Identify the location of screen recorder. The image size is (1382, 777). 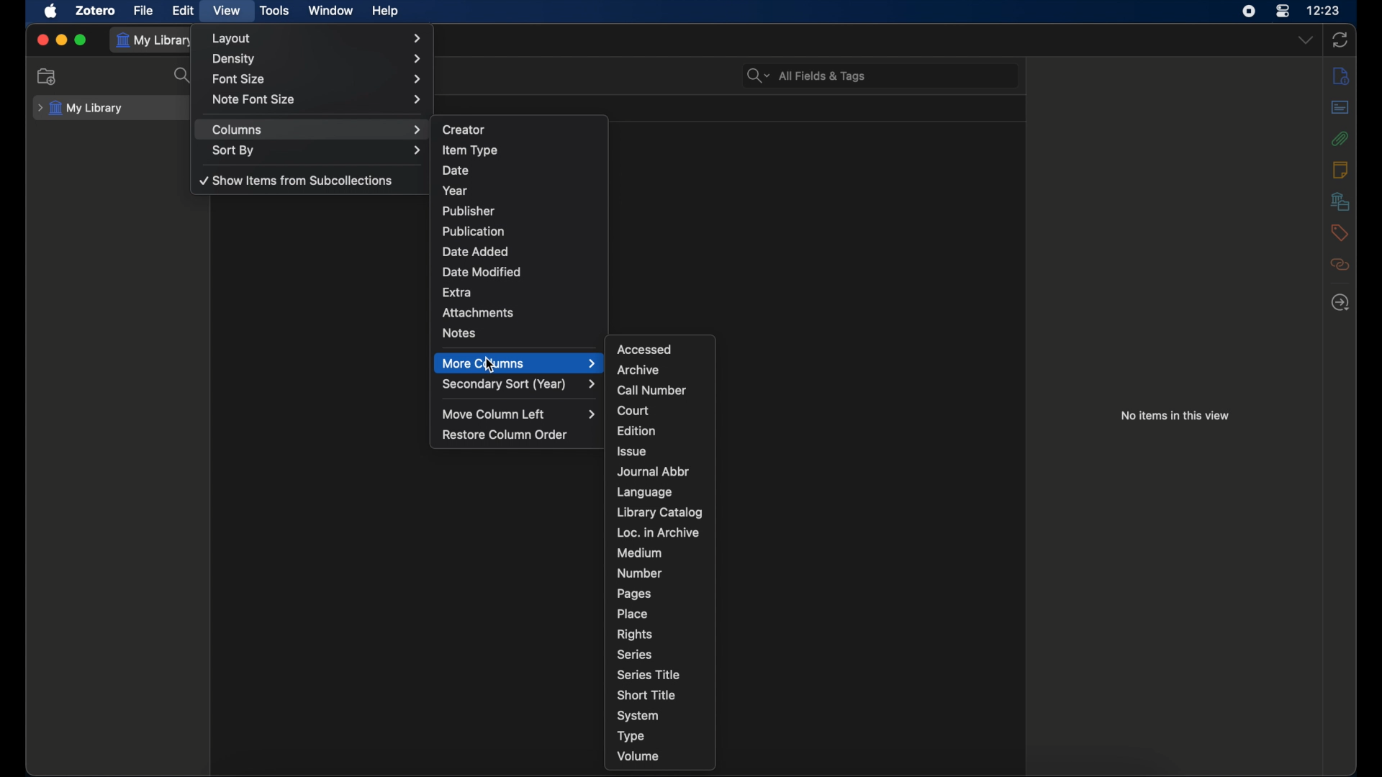
(1249, 12).